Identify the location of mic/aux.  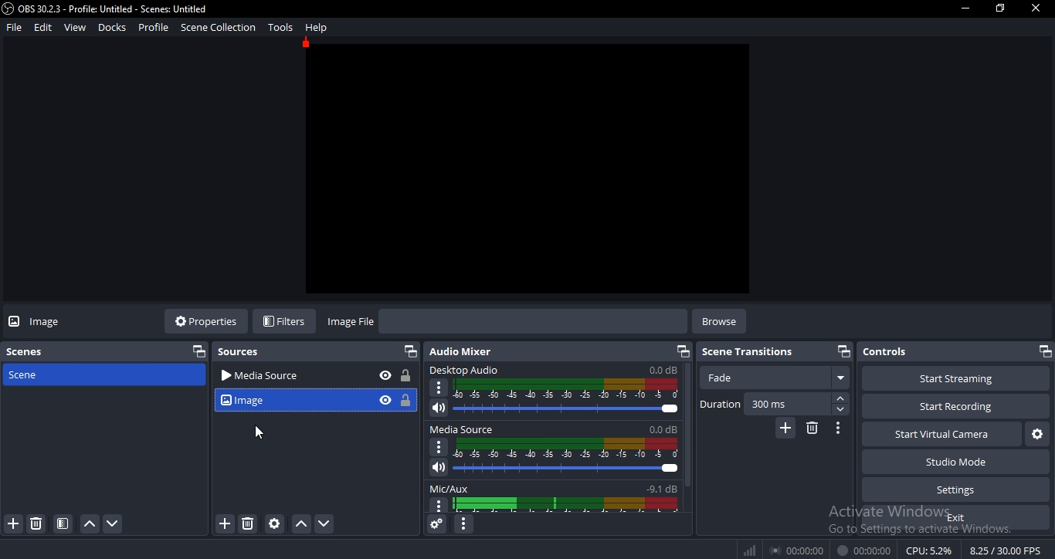
(554, 487).